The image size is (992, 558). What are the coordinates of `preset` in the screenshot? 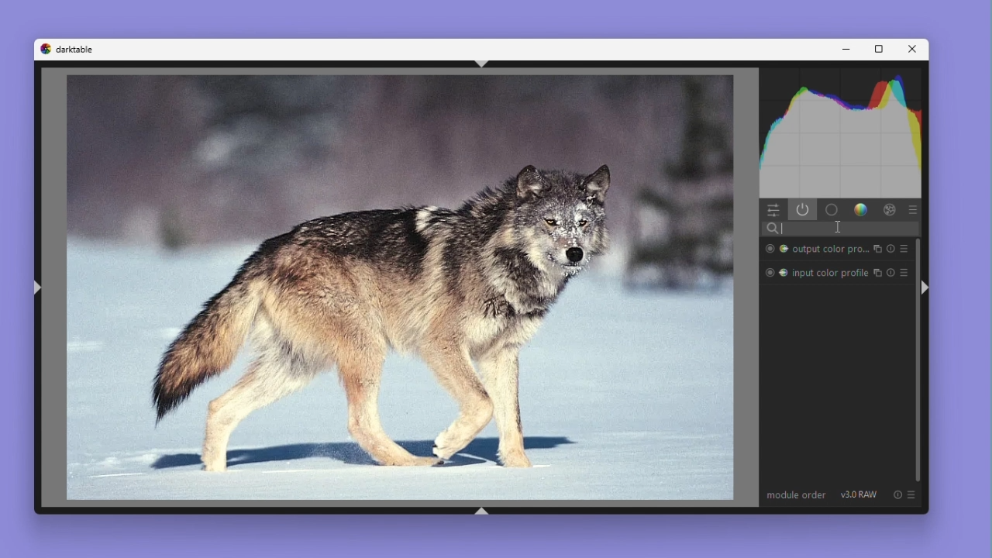 It's located at (903, 273).